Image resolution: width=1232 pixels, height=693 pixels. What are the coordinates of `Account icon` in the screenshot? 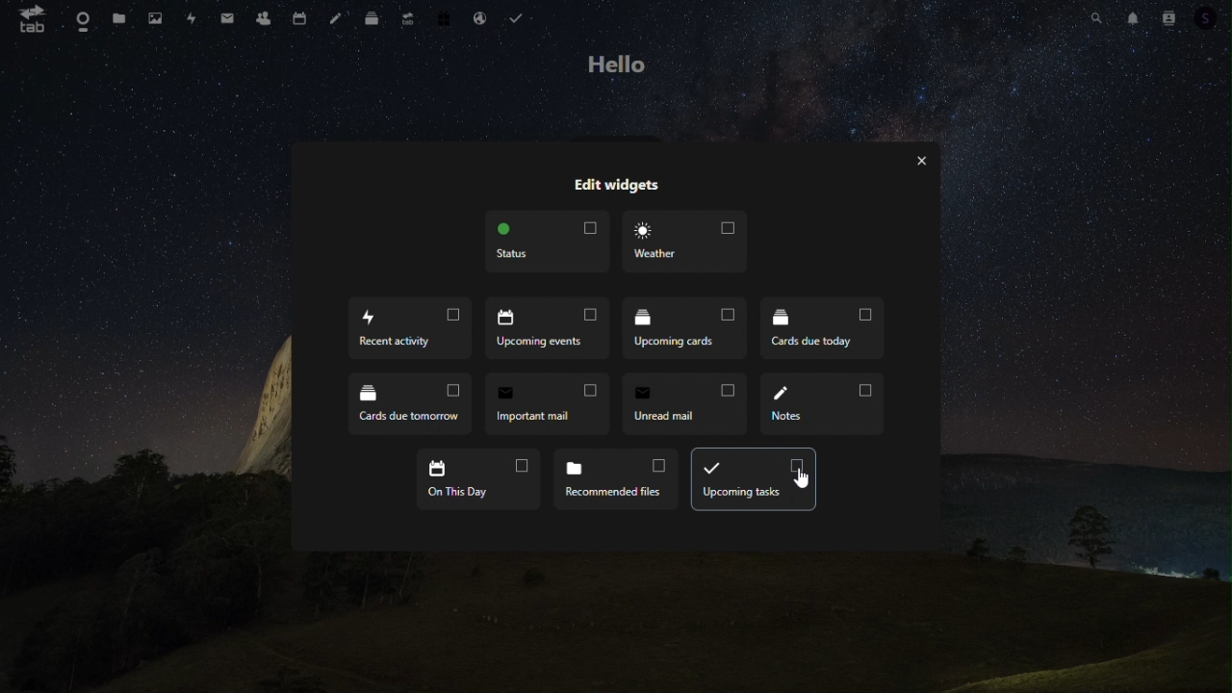 It's located at (1168, 18).